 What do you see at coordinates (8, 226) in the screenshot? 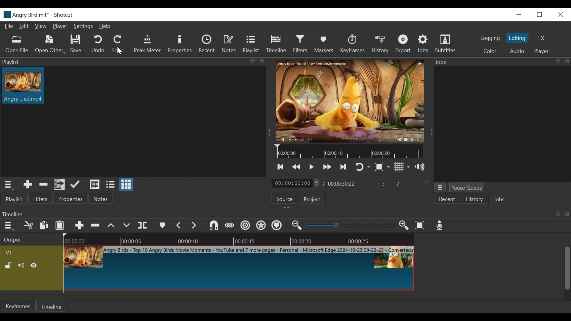
I see `Timeline menu` at bounding box center [8, 226].